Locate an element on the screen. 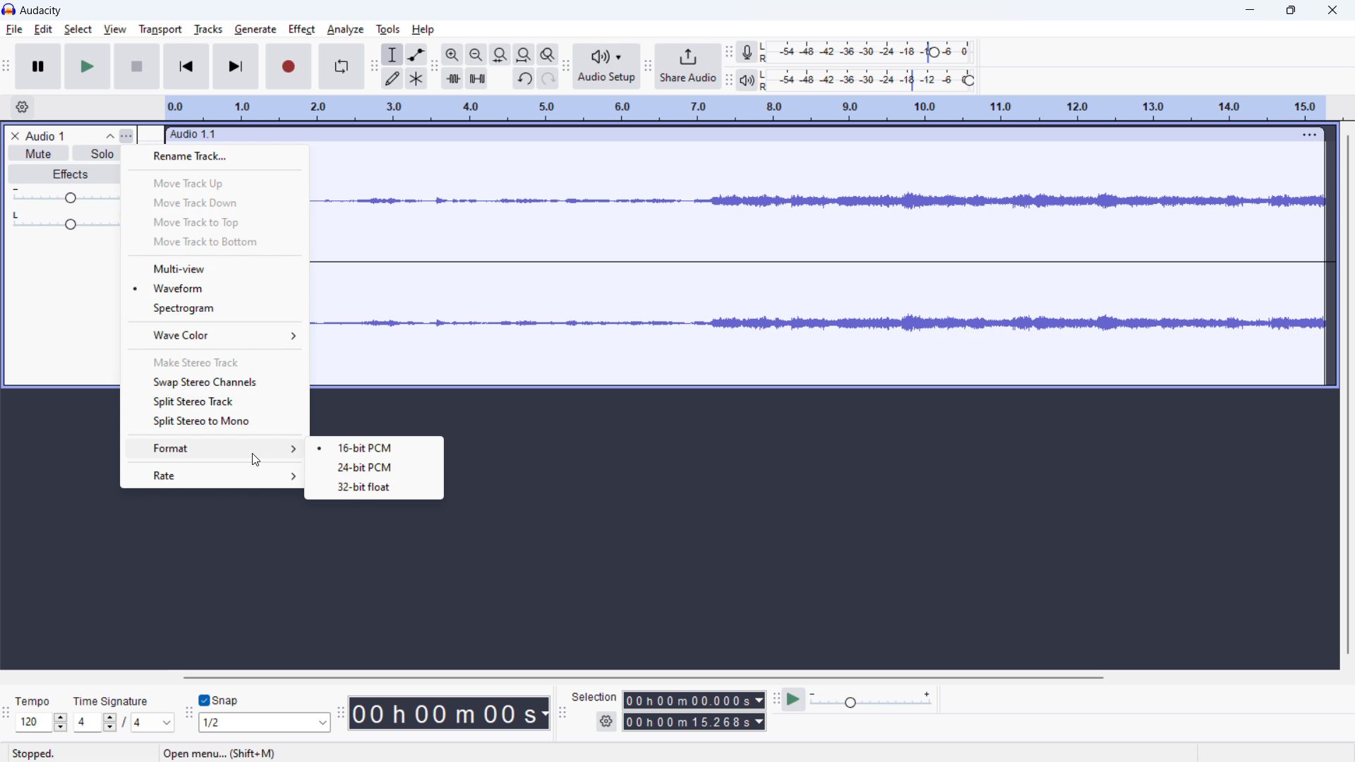 The width and height of the screenshot is (1355, 762). time toolbar is located at coordinates (341, 714).